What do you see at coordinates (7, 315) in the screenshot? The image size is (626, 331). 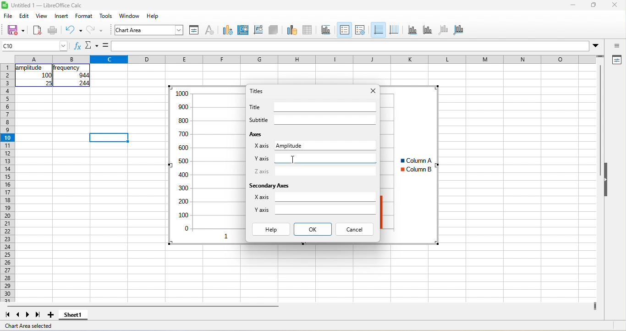 I see `first sheet` at bounding box center [7, 315].